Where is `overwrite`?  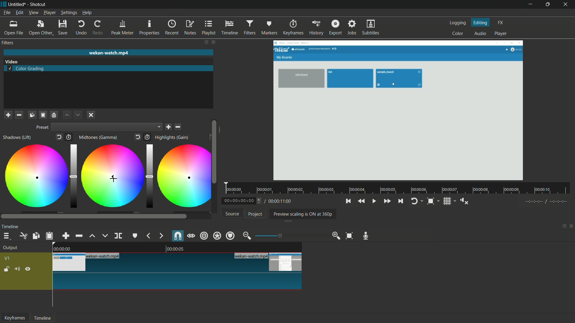 overwrite is located at coordinates (105, 235).